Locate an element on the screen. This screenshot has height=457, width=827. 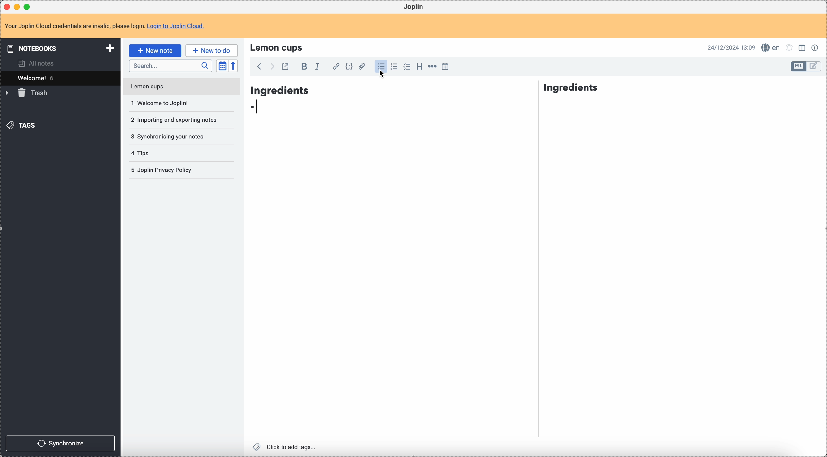
code is located at coordinates (349, 67).